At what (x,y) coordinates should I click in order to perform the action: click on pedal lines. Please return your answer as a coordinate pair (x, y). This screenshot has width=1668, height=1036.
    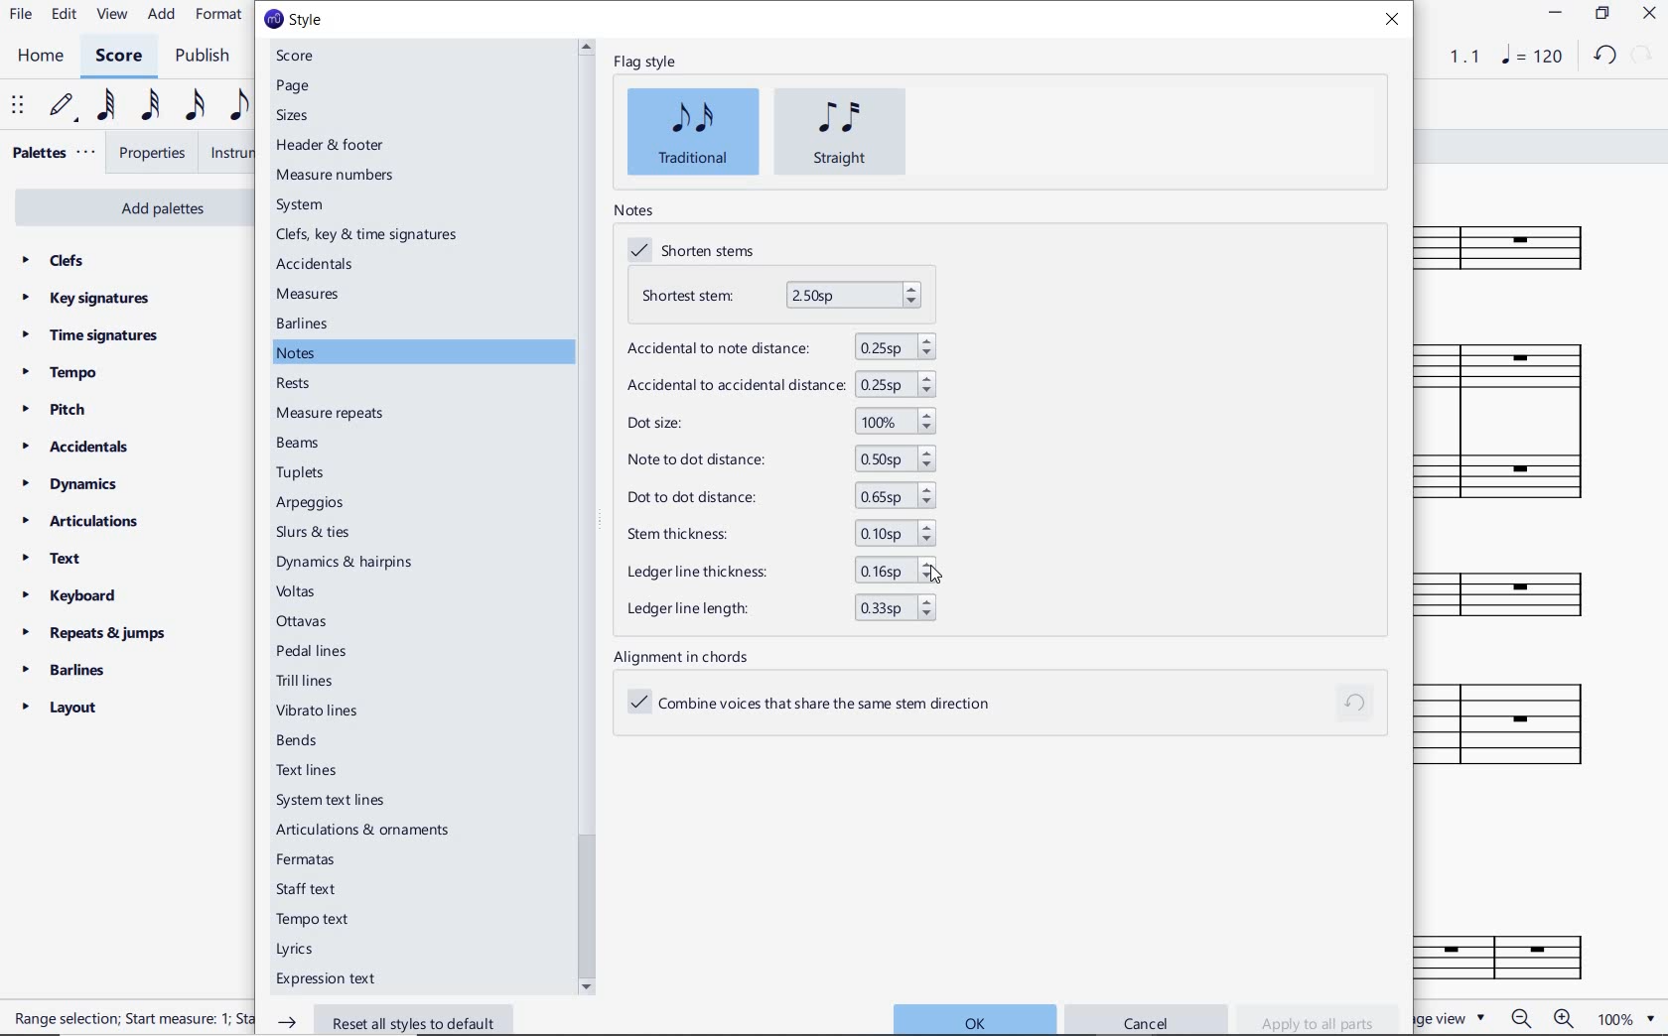
    Looking at the image, I should click on (318, 650).